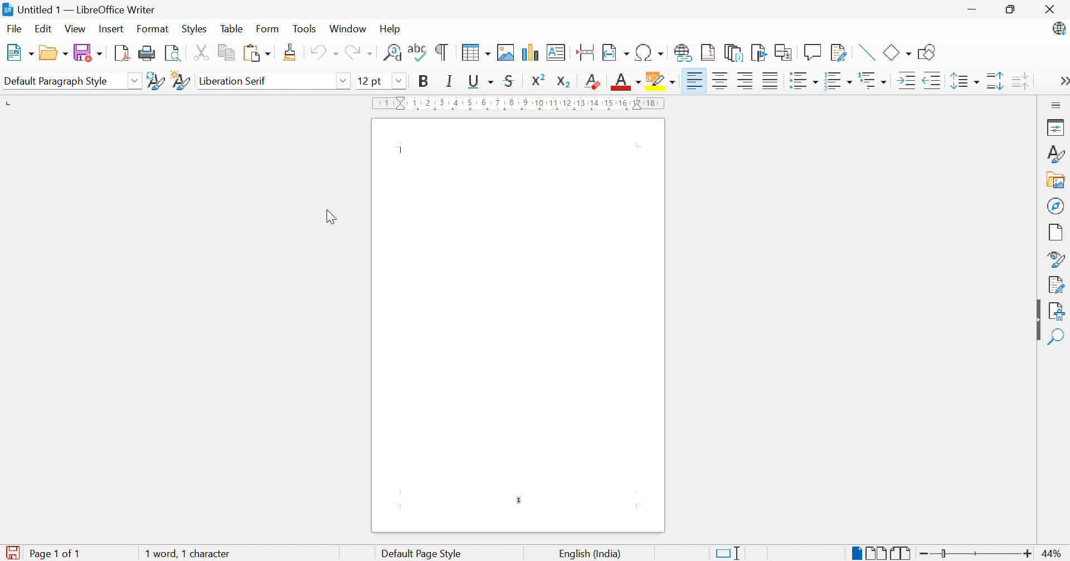  What do you see at coordinates (401, 81) in the screenshot?
I see `Drop down` at bounding box center [401, 81].